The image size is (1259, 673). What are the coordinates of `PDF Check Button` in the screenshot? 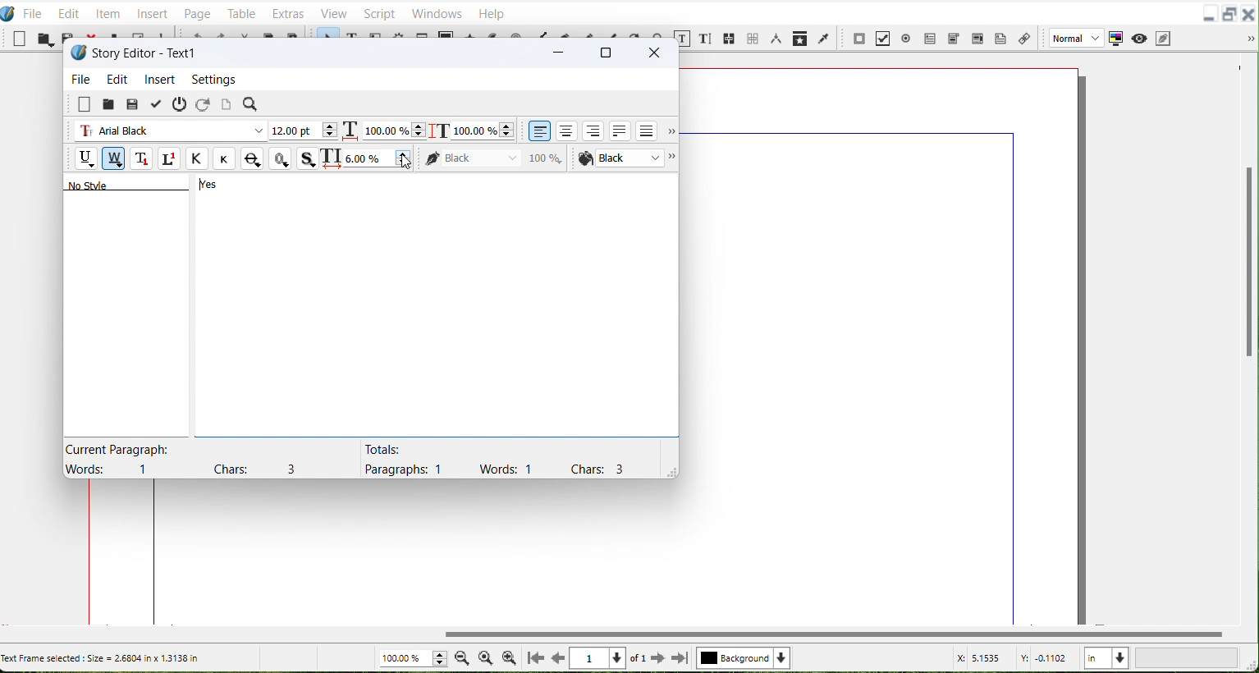 It's located at (885, 38).